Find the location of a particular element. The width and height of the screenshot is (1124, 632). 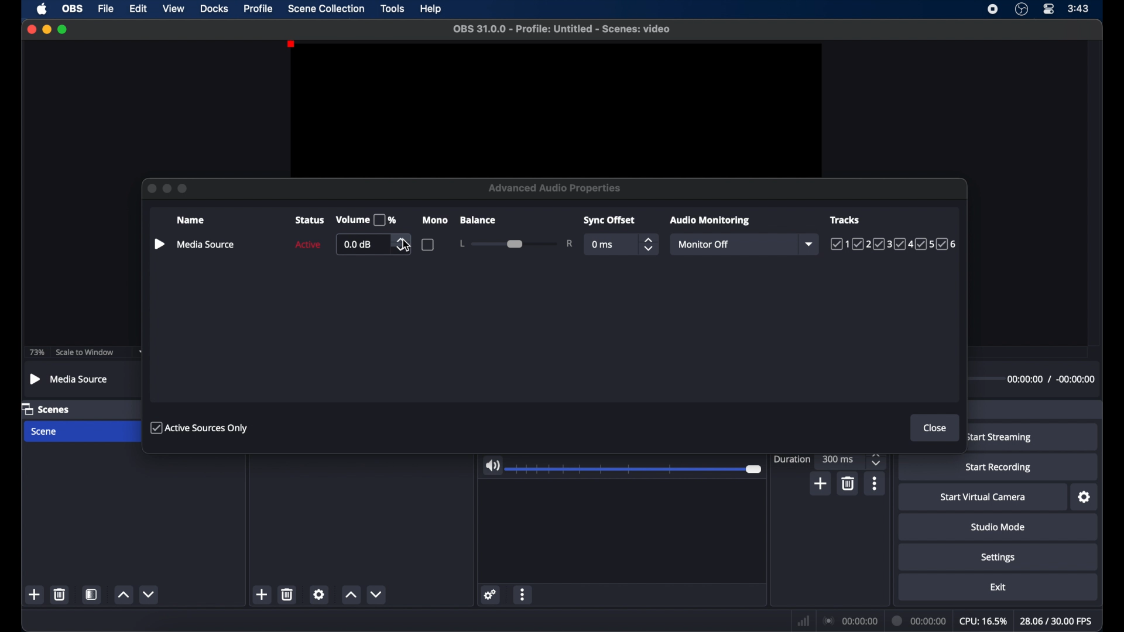

slider is located at coordinates (516, 243).